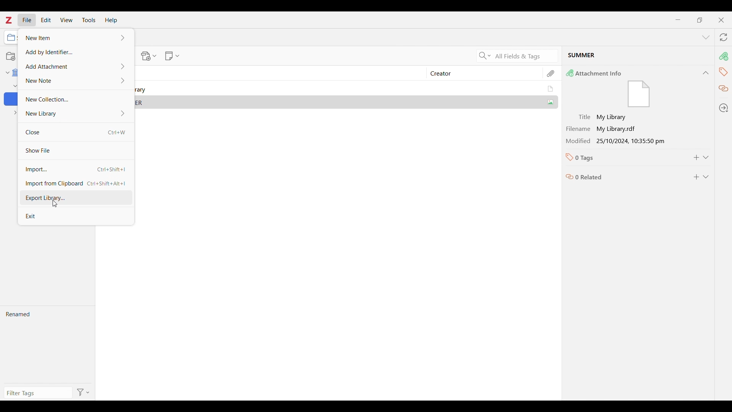 The width and height of the screenshot is (732, 412). What do you see at coordinates (149, 56) in the screenshot?
I see `Add attachment ` at bounding box center [149, 56].